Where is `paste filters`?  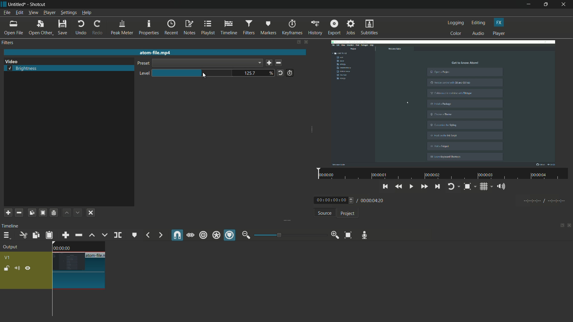
paste filters is located at coordinates (42, 213).